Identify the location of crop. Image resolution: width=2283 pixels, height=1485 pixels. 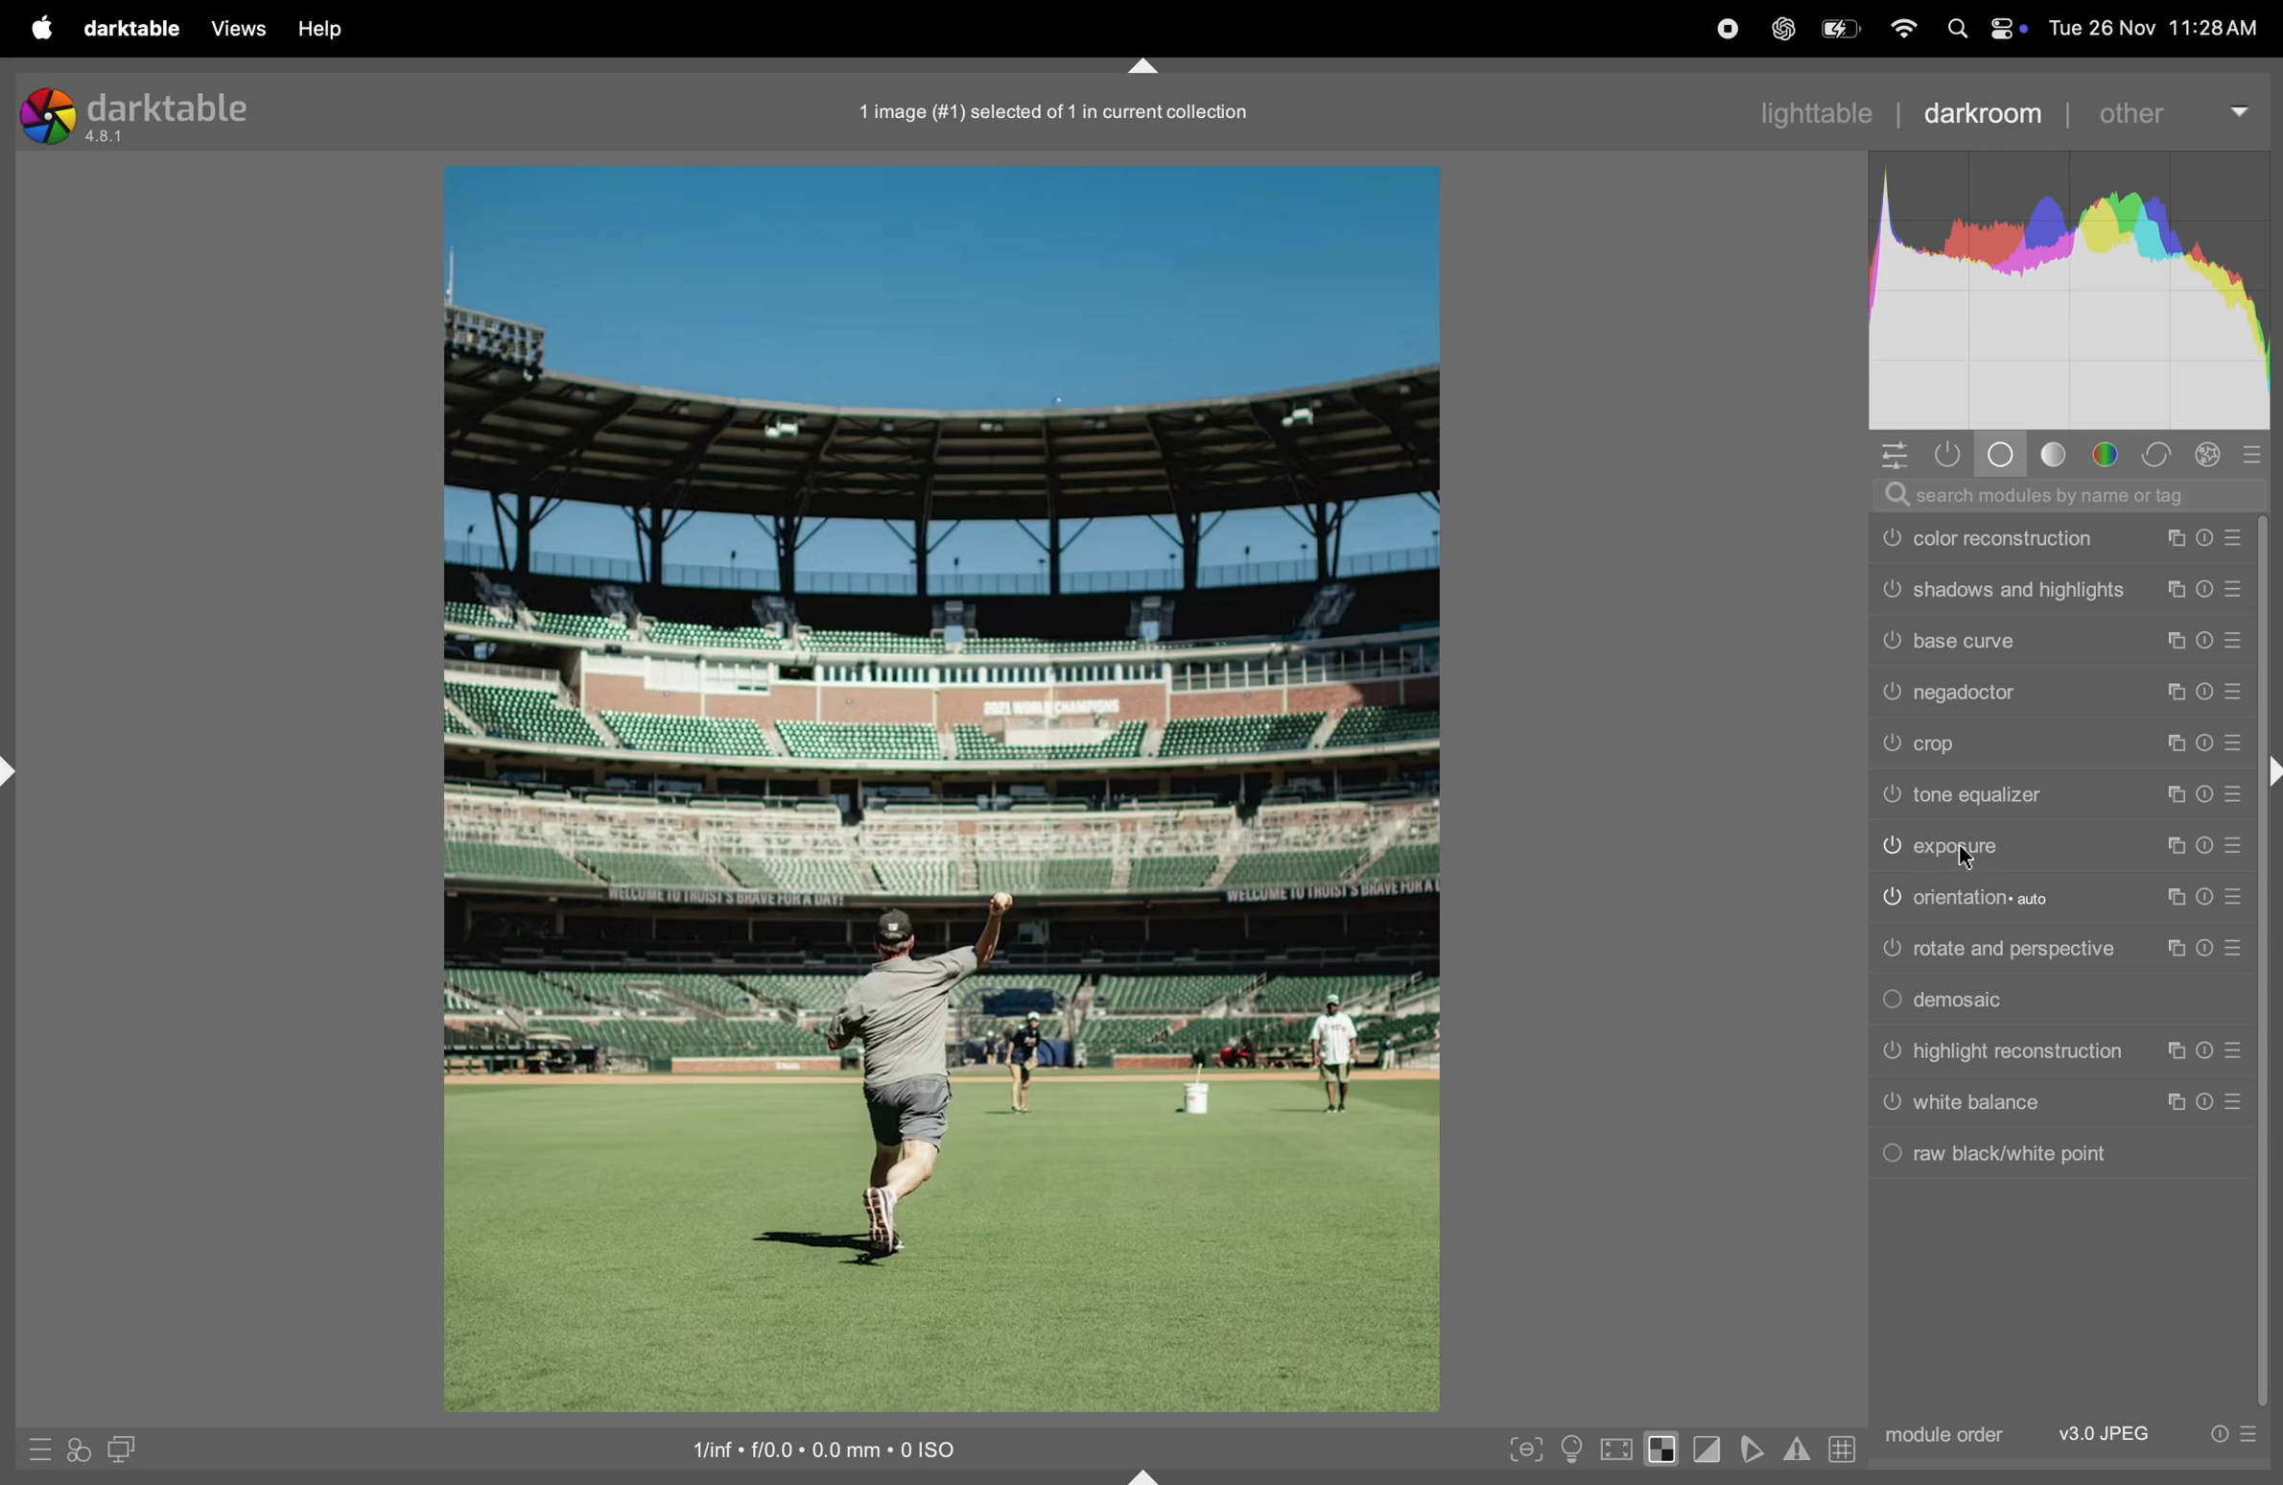
(1942, 748).